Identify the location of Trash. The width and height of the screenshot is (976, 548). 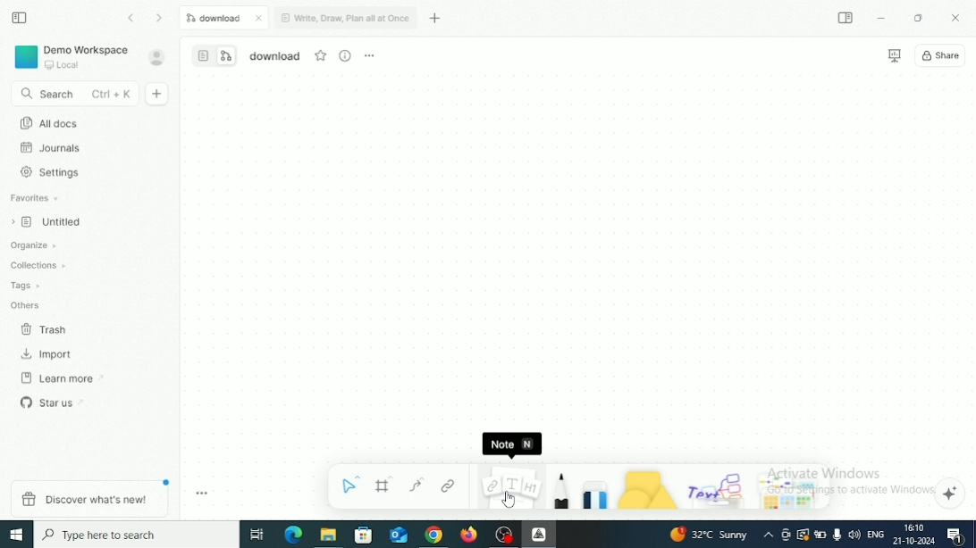
(46, 329).